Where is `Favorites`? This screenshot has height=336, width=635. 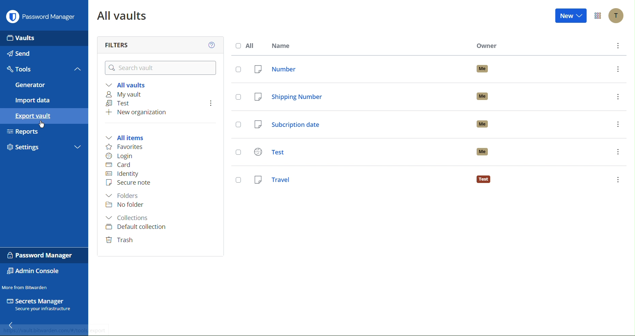 Favorites is located at coordinates (124, 147).